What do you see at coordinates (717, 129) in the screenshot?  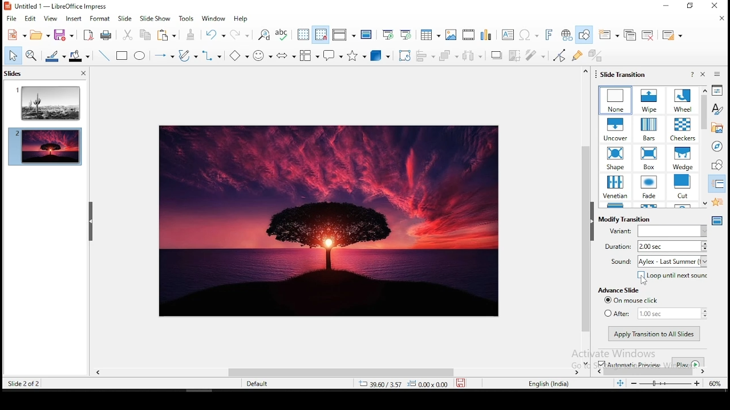 I see `gallery` at bounding box center [717, 129].